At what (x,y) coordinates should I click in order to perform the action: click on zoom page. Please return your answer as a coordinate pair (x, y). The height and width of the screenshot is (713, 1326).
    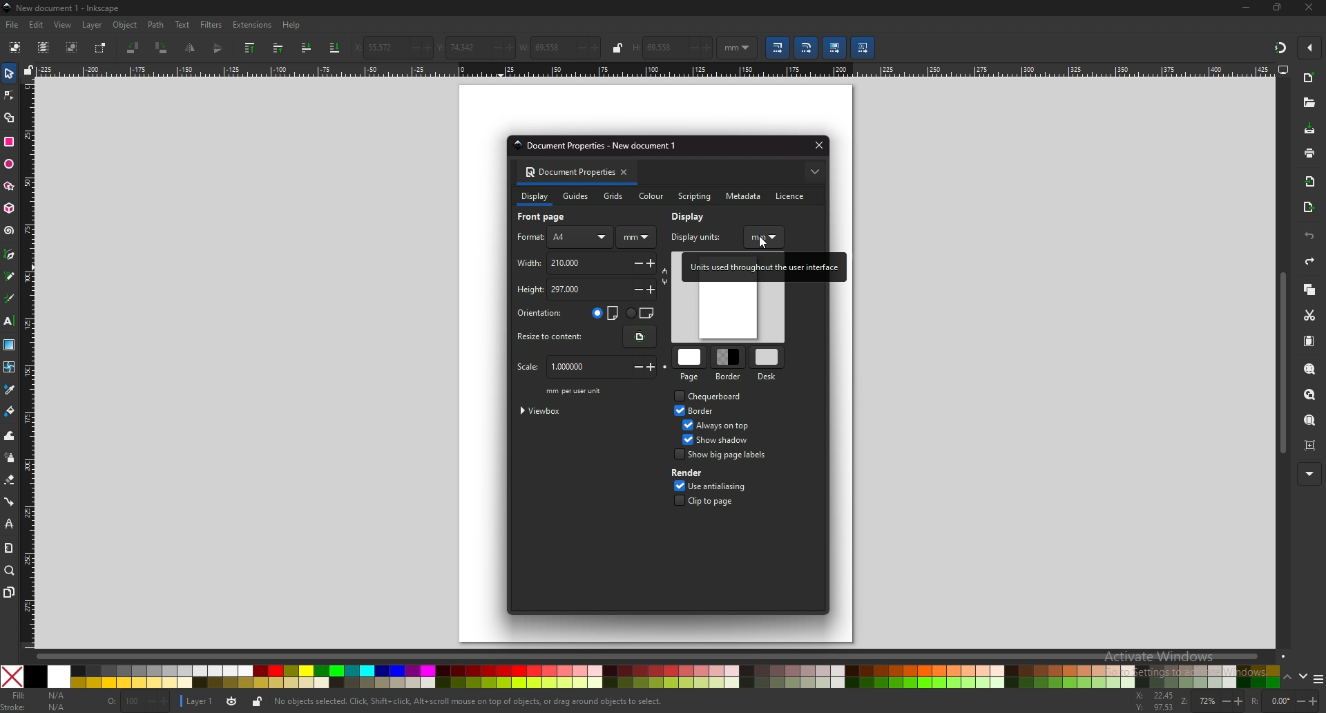
    Looking at the image, I should click on (1310, 420).